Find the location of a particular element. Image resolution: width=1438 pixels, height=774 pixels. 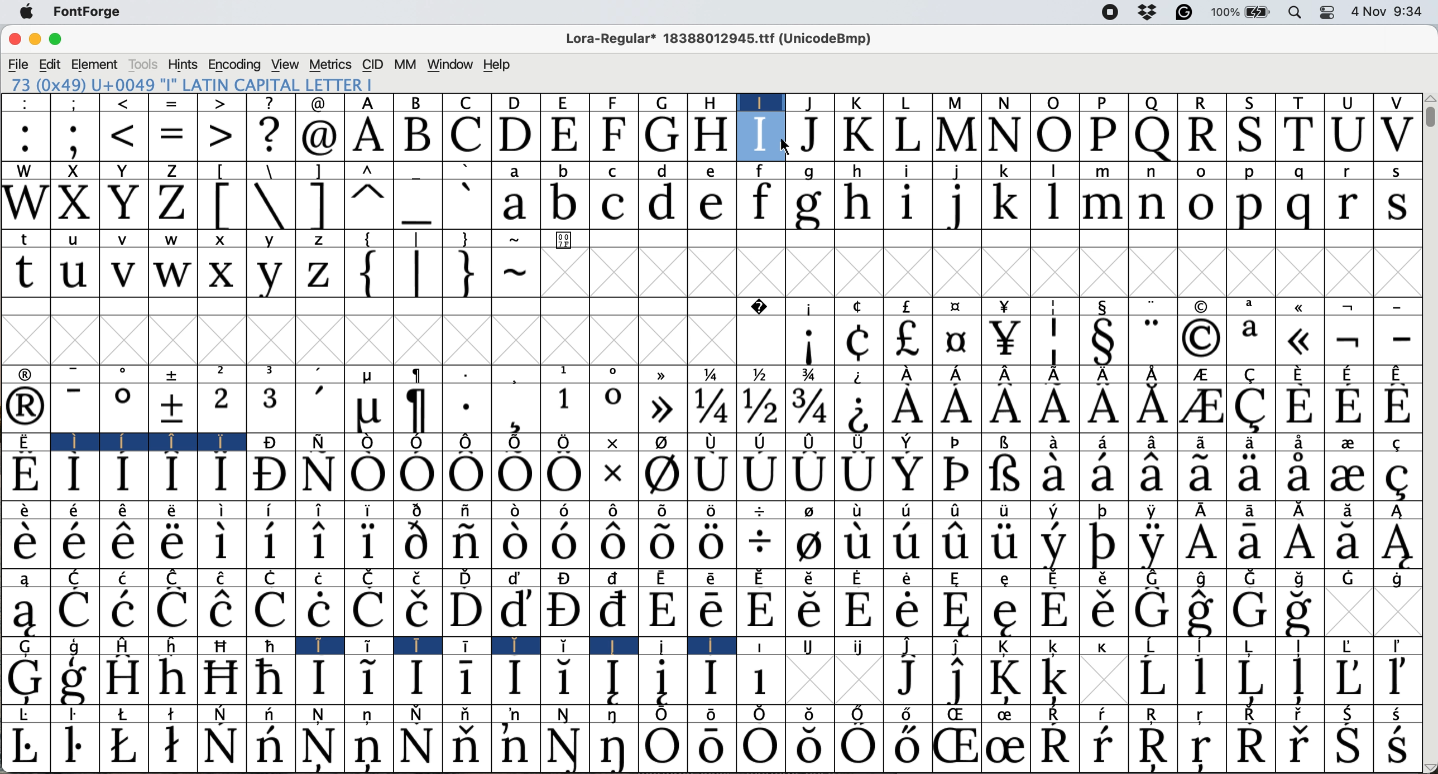

symbol is located at coordinates (370, 375).